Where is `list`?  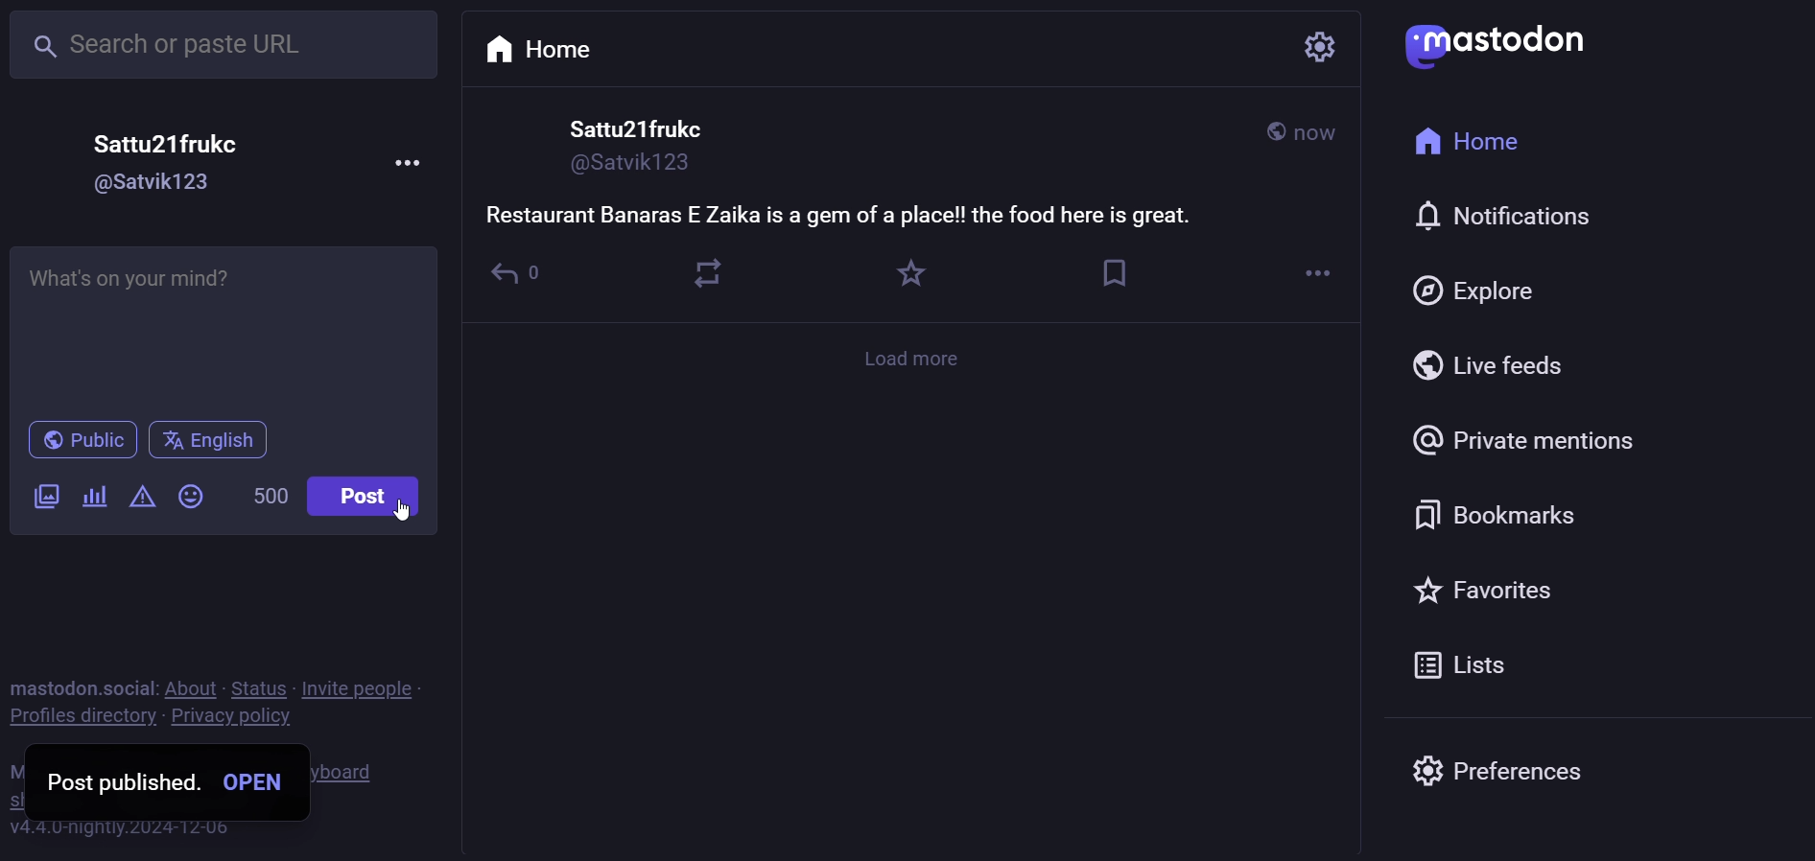
list is located at coordinates (1454, 668).